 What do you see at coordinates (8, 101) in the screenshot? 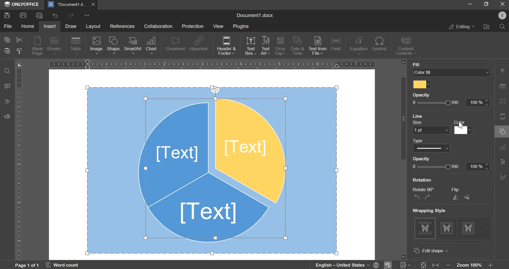
I see `Heading panel` at bounding box center [8, 101].